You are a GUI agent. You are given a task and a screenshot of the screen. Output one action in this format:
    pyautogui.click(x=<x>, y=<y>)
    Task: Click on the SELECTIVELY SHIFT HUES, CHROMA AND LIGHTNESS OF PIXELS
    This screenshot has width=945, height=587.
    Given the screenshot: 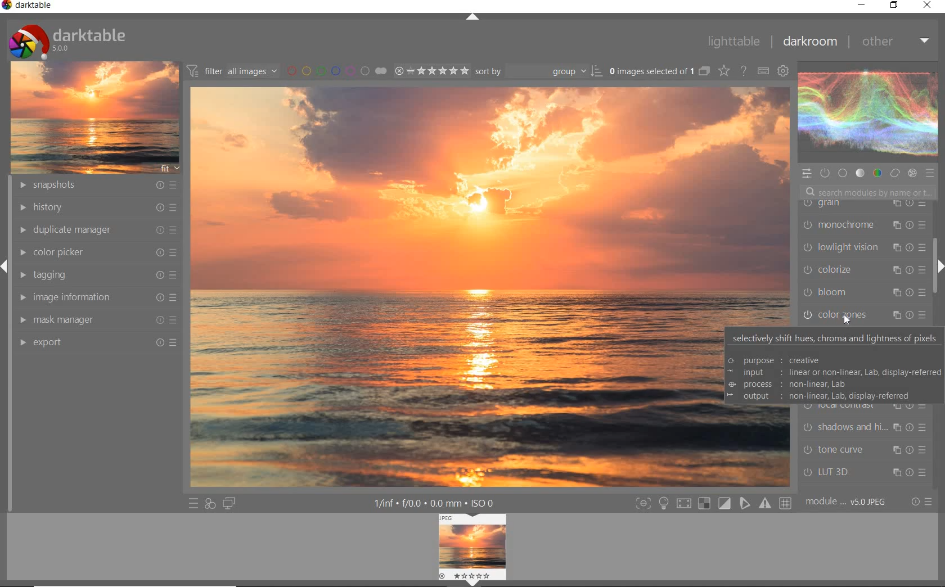 What is the action you would take?
    pyautogui.click(x=834, y=367)
    